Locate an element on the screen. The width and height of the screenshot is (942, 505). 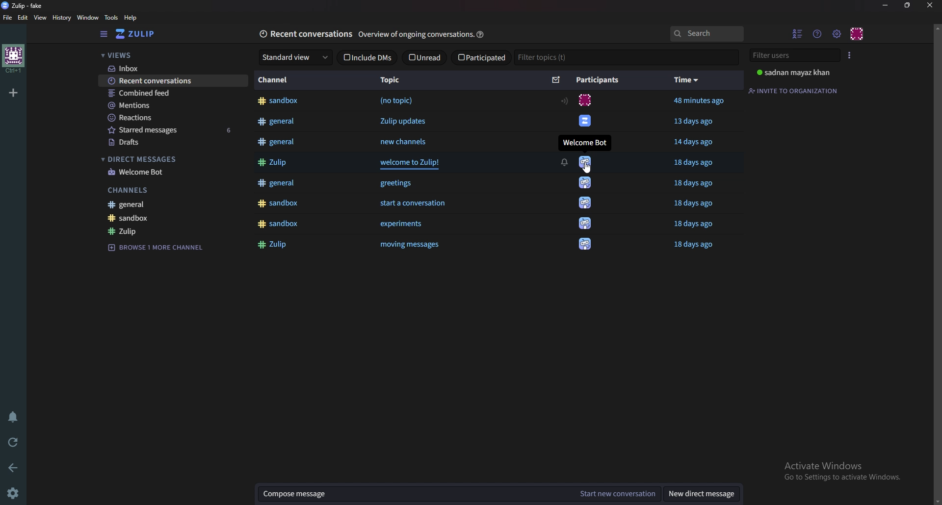
History is located at coordinates (61, 18).